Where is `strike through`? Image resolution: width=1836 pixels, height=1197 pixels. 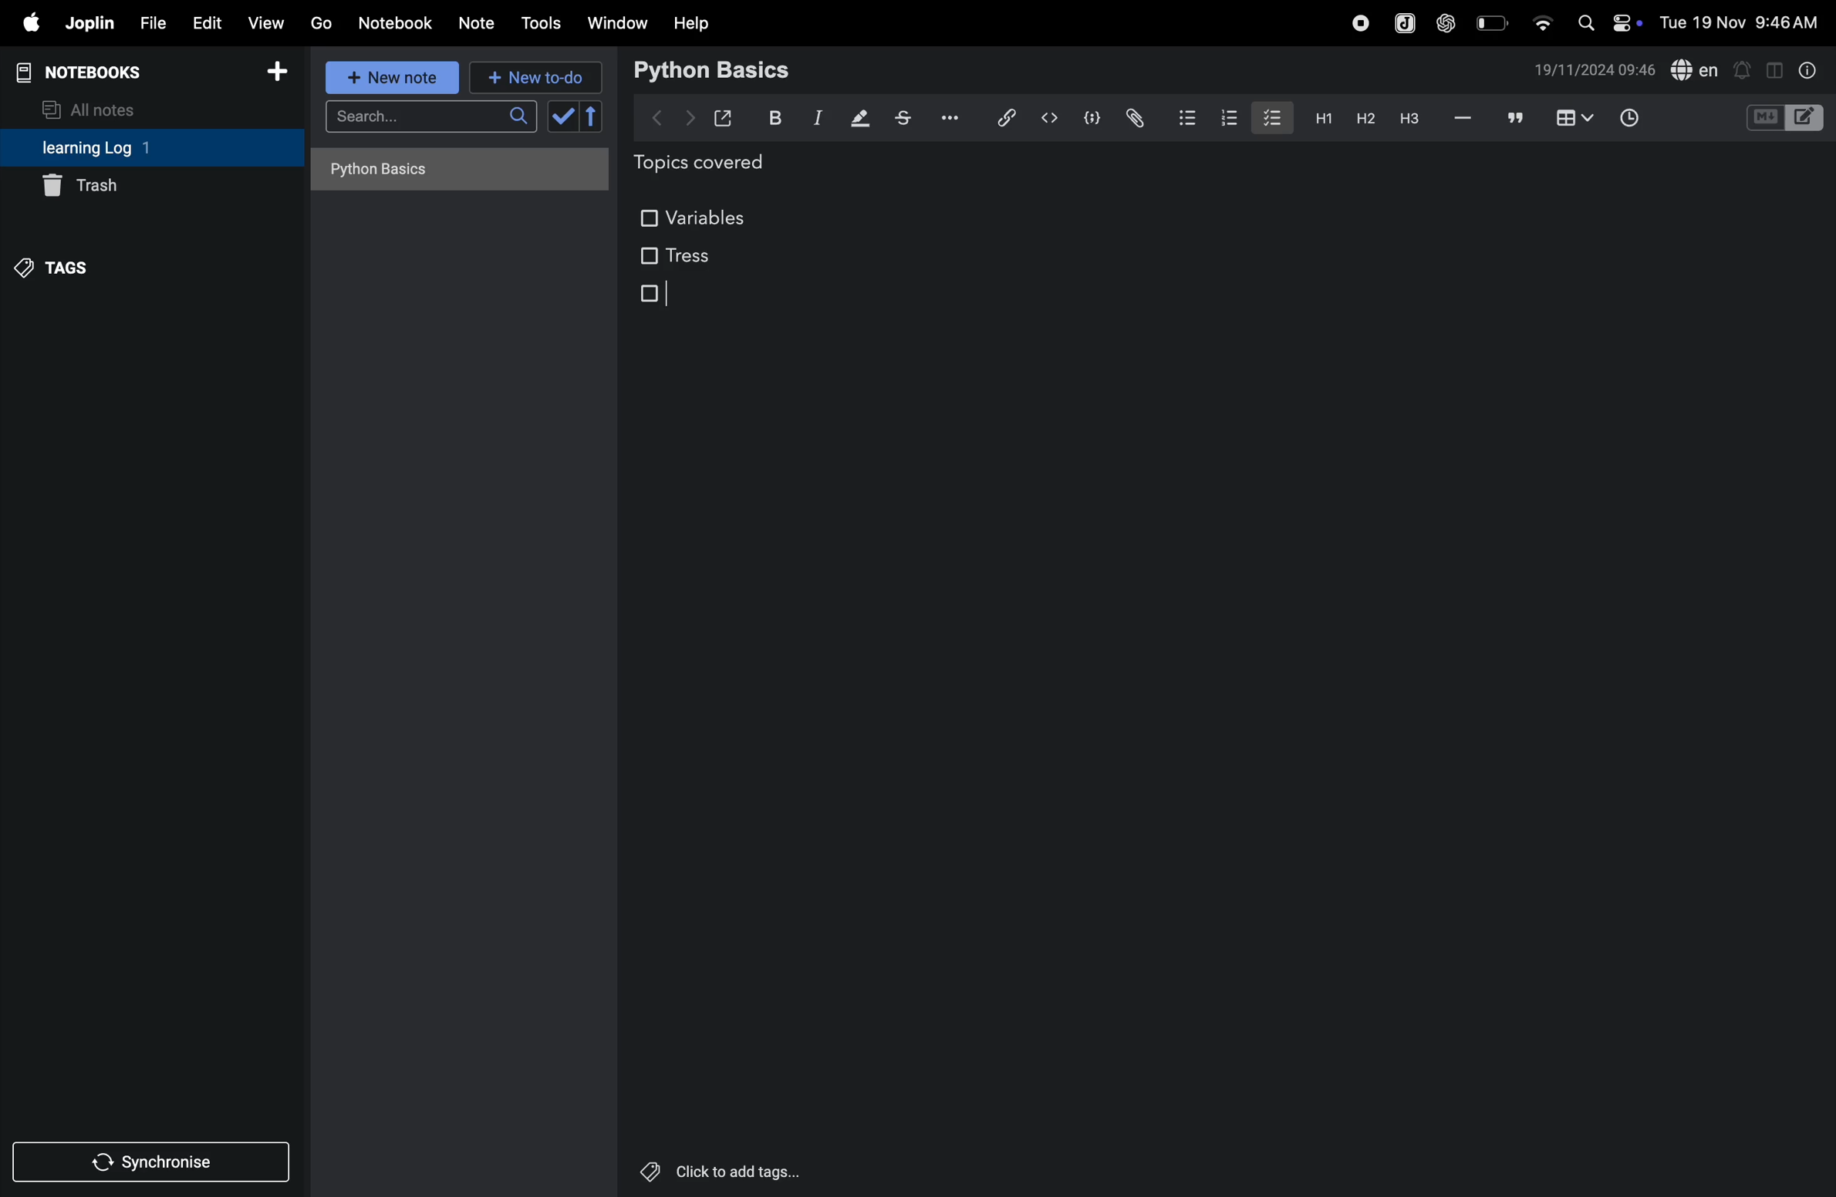
strike through is located at coordinates (903, 118).